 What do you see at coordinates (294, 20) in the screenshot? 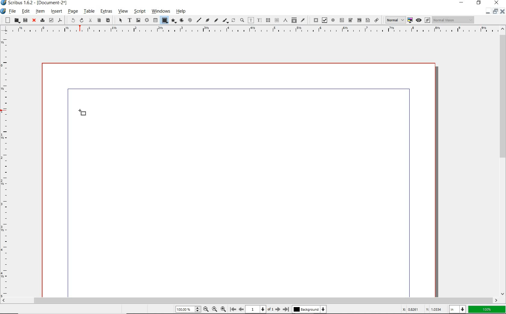
I see `copy item properties` at bounding box center [294, 20].